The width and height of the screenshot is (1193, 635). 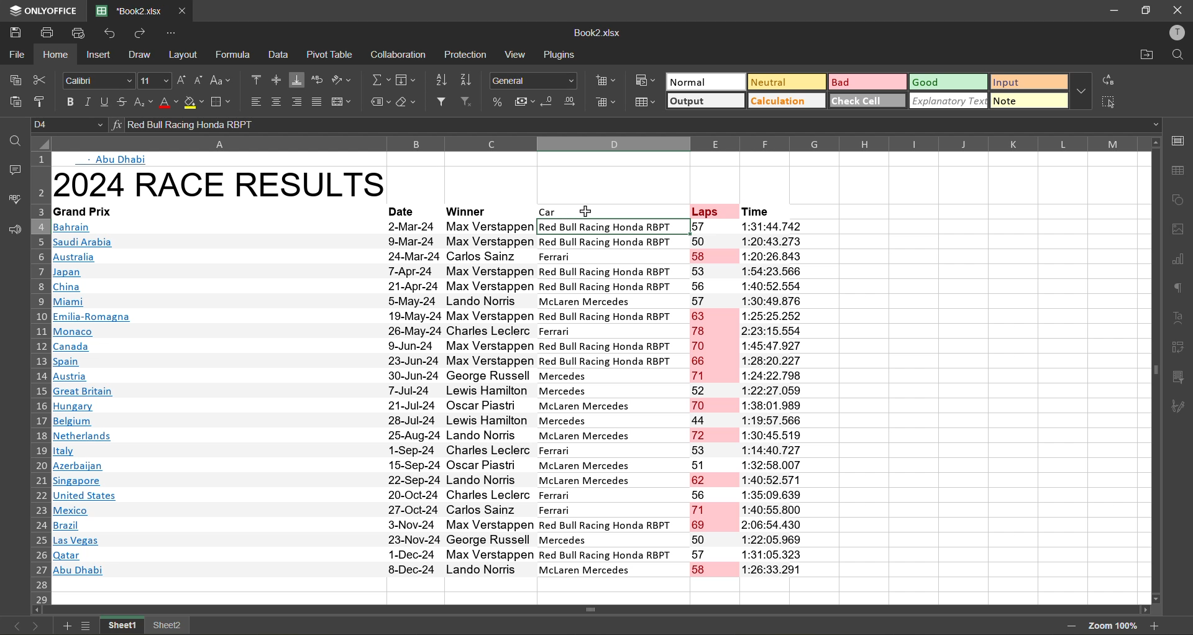 What do you see at coordinates (194, 104) in the screenshot?
I see `fill color` at bounding box center [194, 104].